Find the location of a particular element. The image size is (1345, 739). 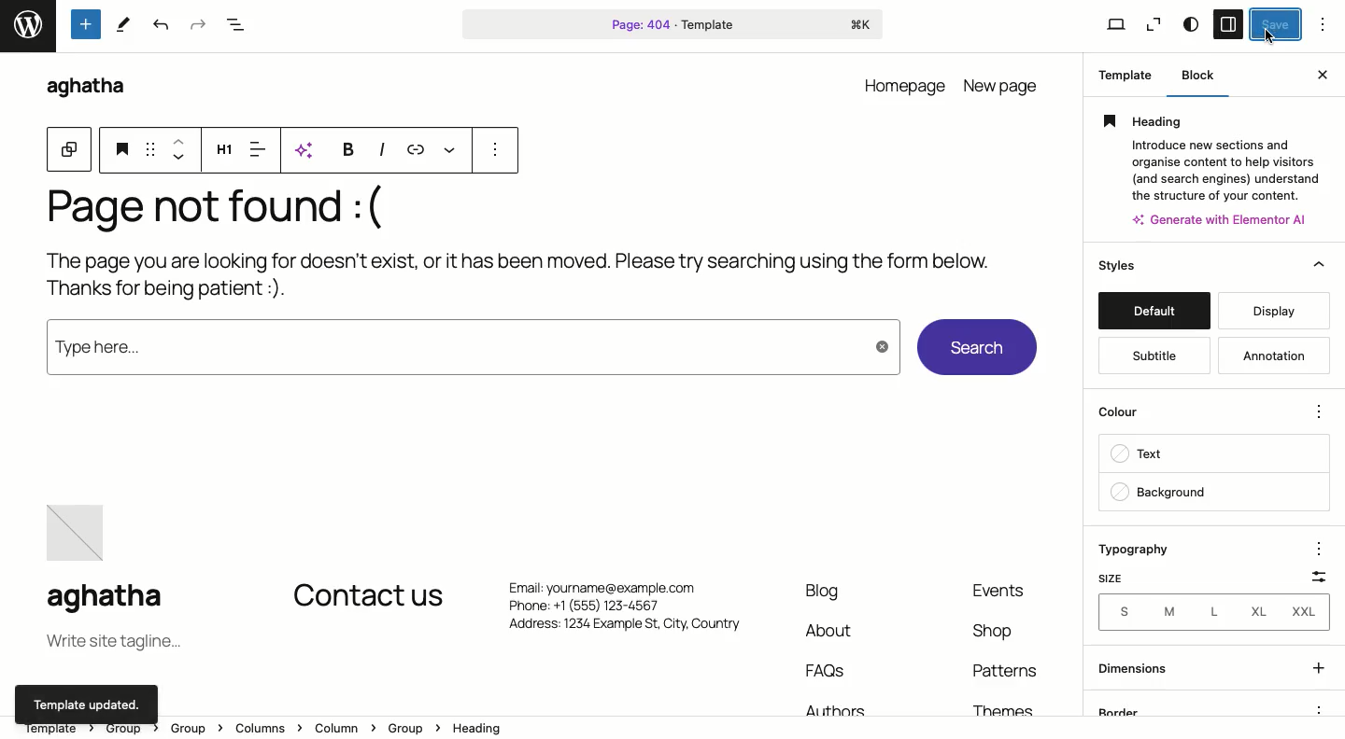

Drag is located at coordinates (150, 148).